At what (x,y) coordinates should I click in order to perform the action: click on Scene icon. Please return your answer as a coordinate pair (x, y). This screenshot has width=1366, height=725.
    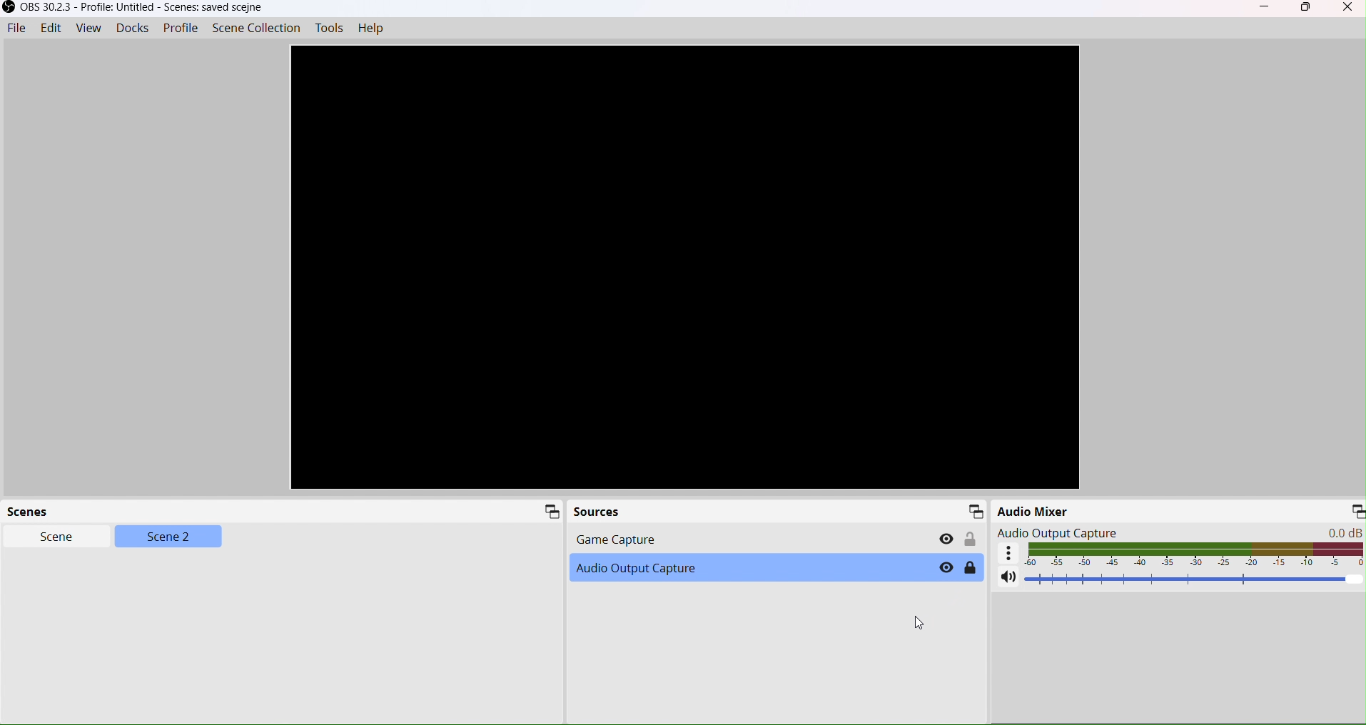
    Looking at the image, I should click on (548, 511).